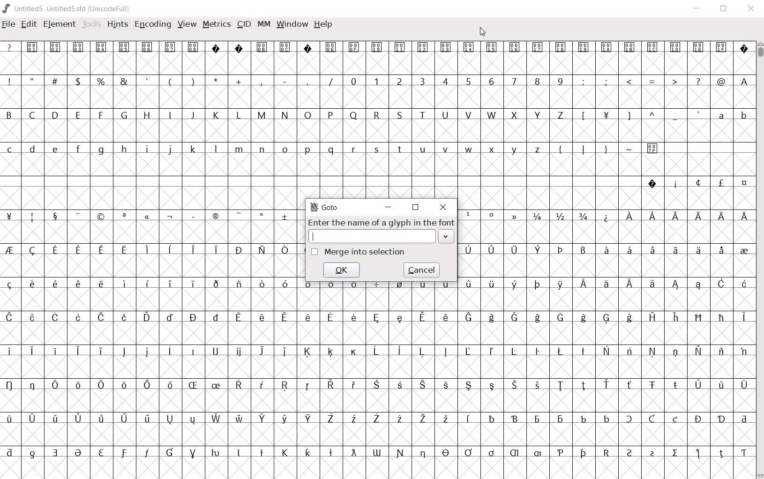 The height and width of the screenshot is (479, 764). What do you see at coordinates (743, 183) in the screenshot?
I see `Symbol` at bounding box center [743, 183].